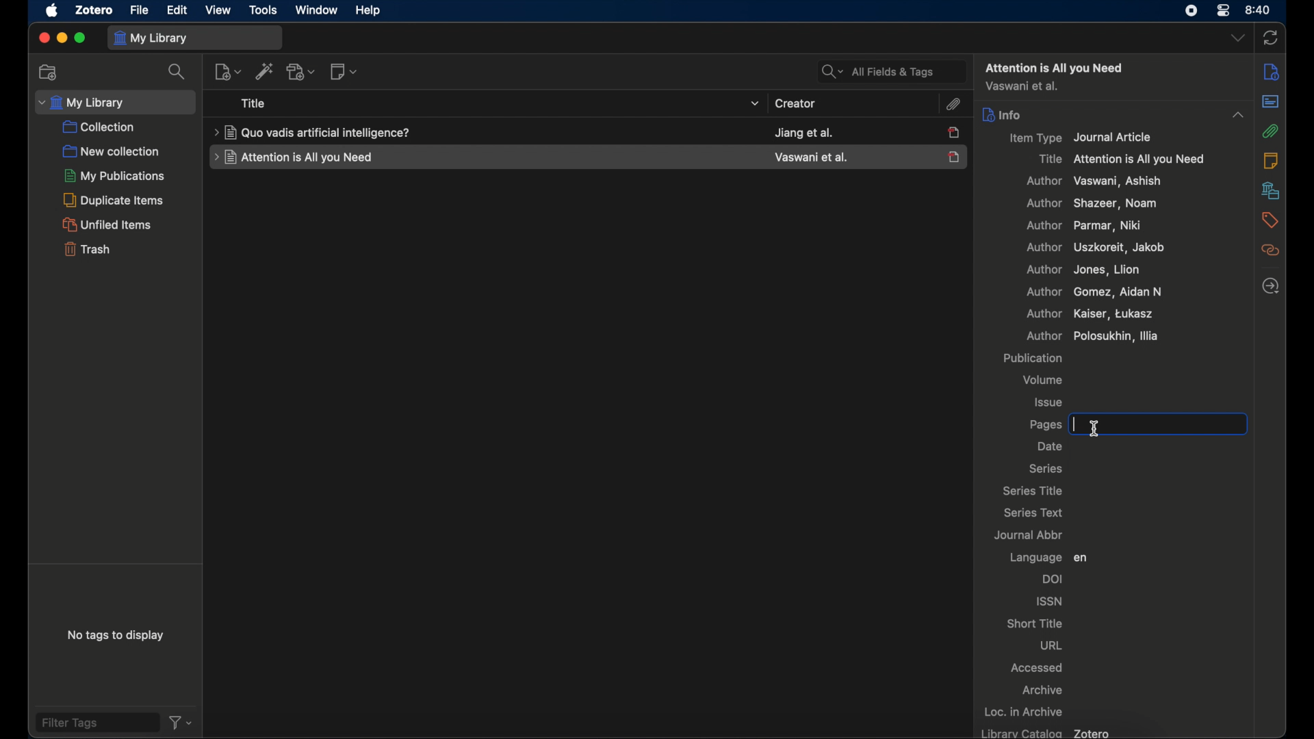 The width and height of the screenshot is (1314, 739). I want to click on date, so click(1051, 447).